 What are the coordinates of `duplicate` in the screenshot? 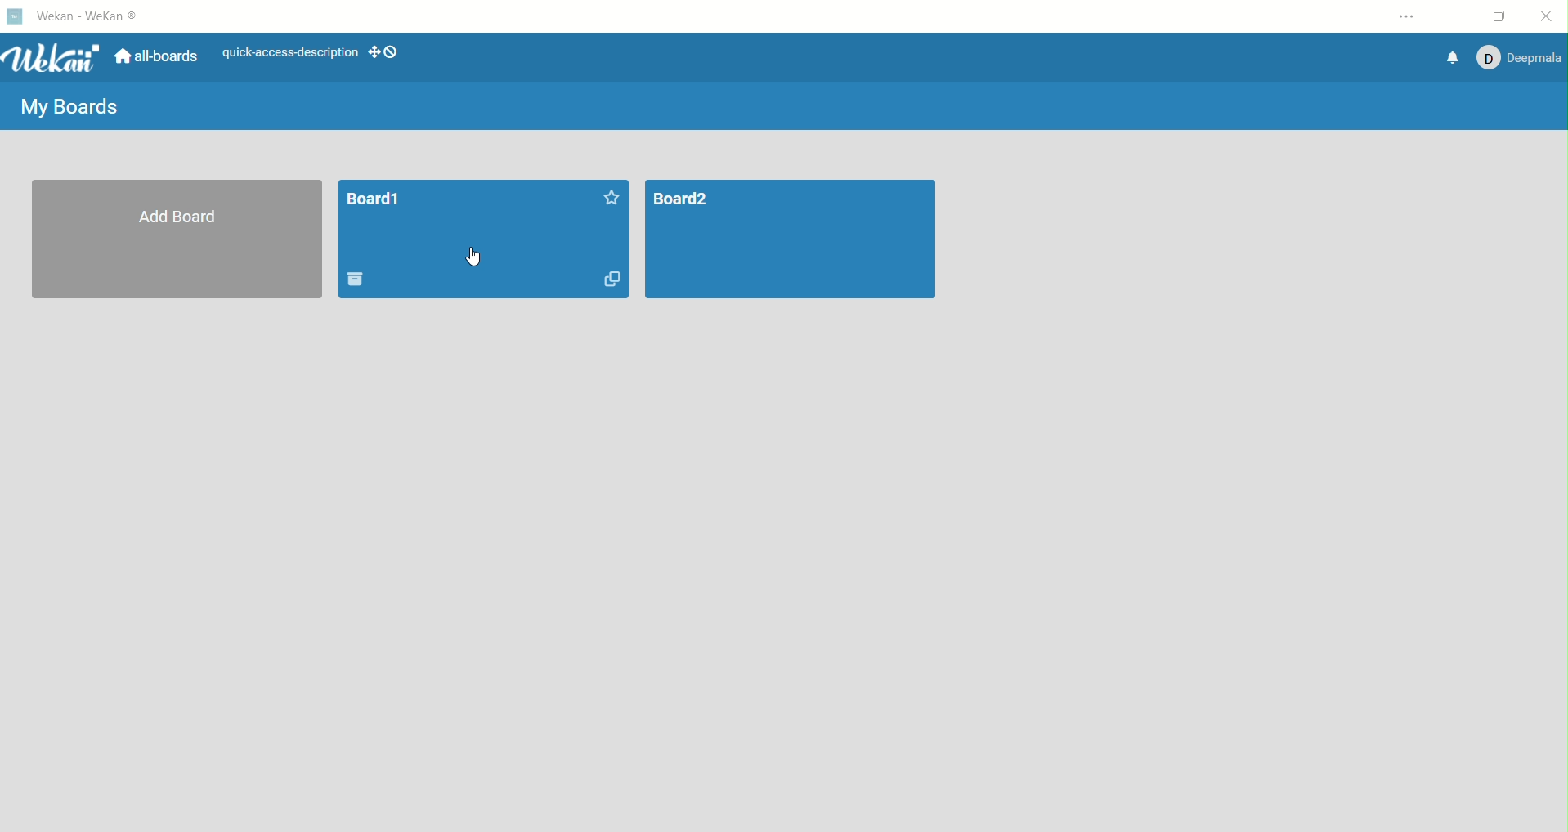 It's located at (613, 280).